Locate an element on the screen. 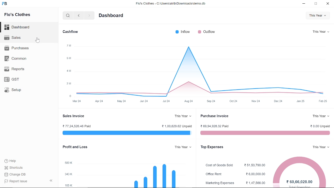 The image size is (334, 188). Graph is located at coordinates (201, 70).